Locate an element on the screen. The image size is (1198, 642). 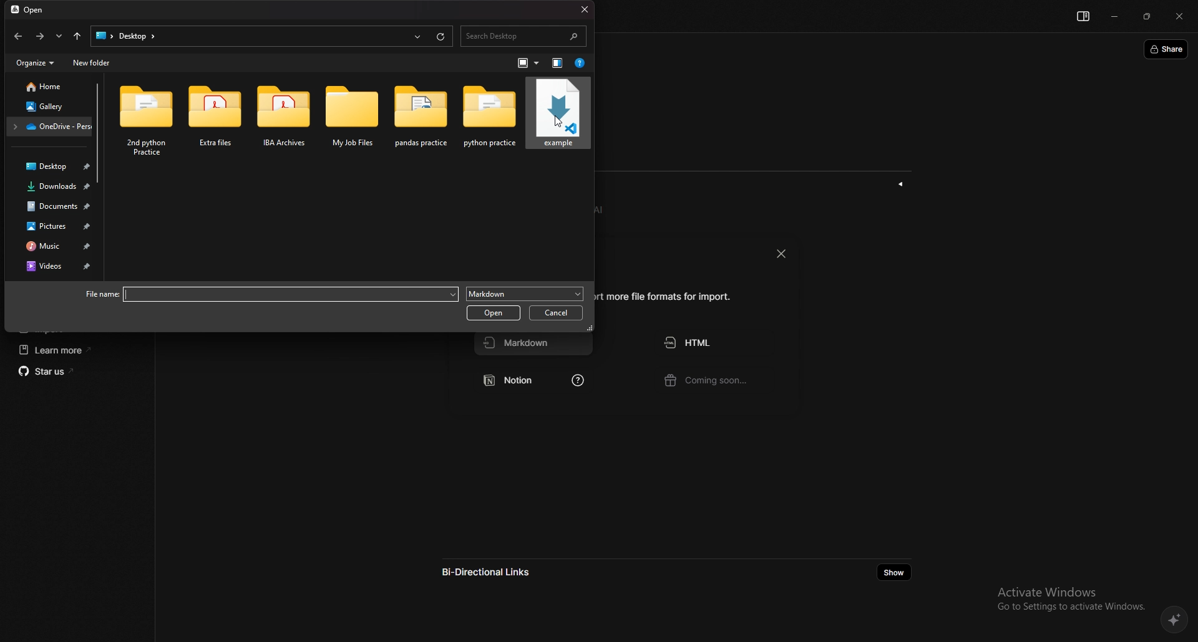
affine AI is located at coordinates (1175, 619).